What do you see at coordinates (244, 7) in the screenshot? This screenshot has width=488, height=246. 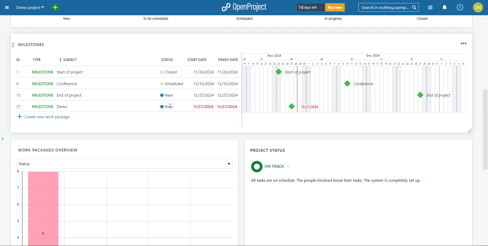 I see `logo` at bounding box center [244, 7].